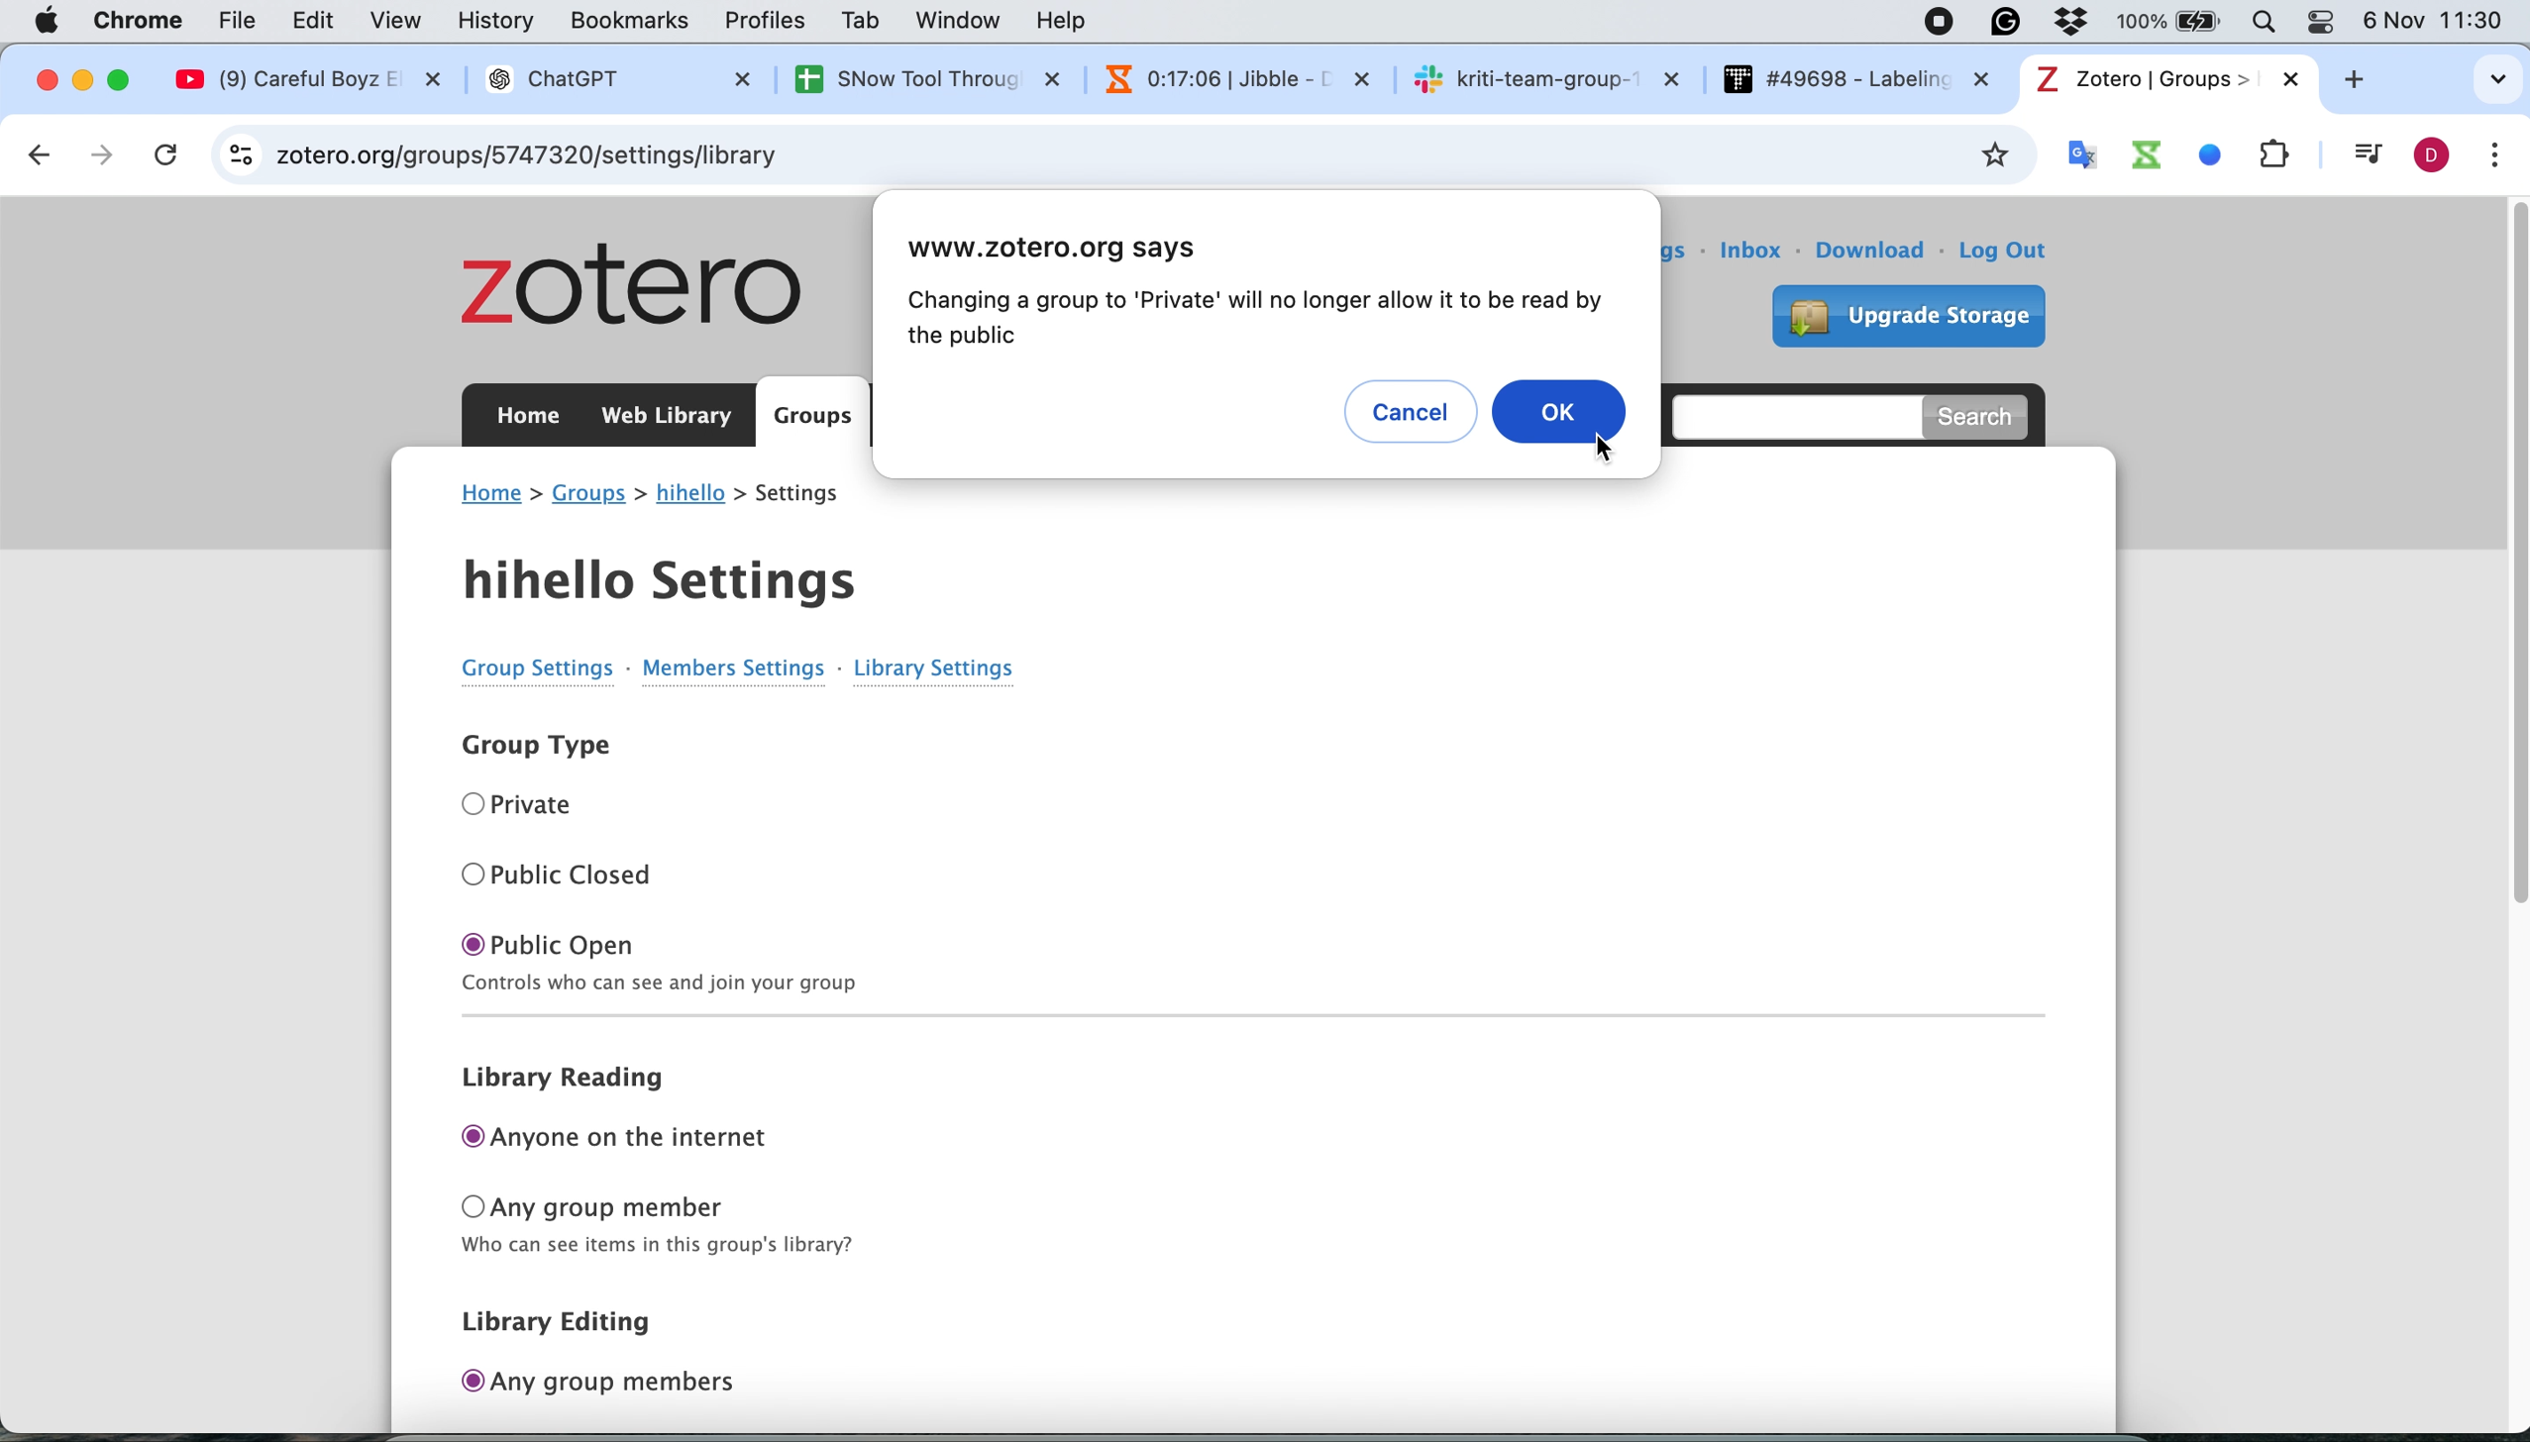  I want to click on view, so click(399, 20).